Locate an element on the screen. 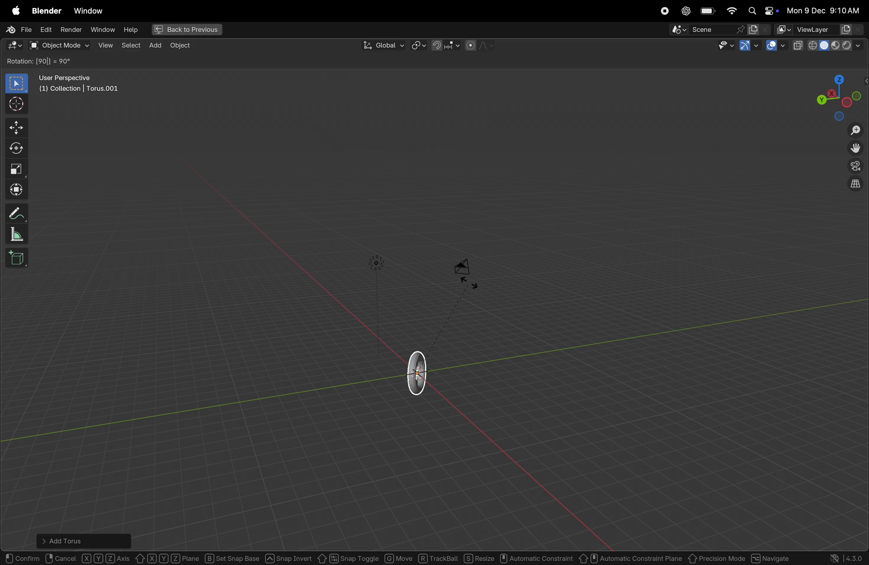 The width and height of the screenshot is (869, 565). snap is located at coordinates (444, 45).